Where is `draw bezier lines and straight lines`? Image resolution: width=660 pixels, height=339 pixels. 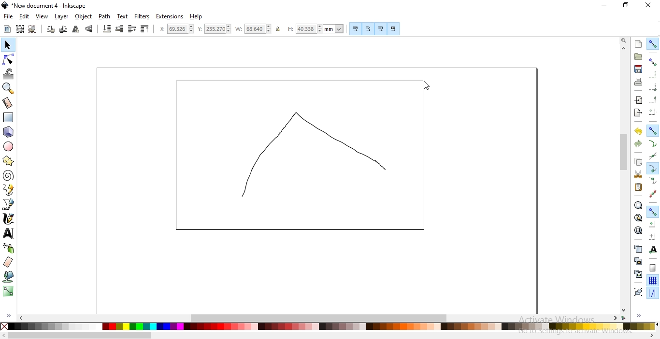 draw bezier lines and straight lines is located at coordinates (9, 204).